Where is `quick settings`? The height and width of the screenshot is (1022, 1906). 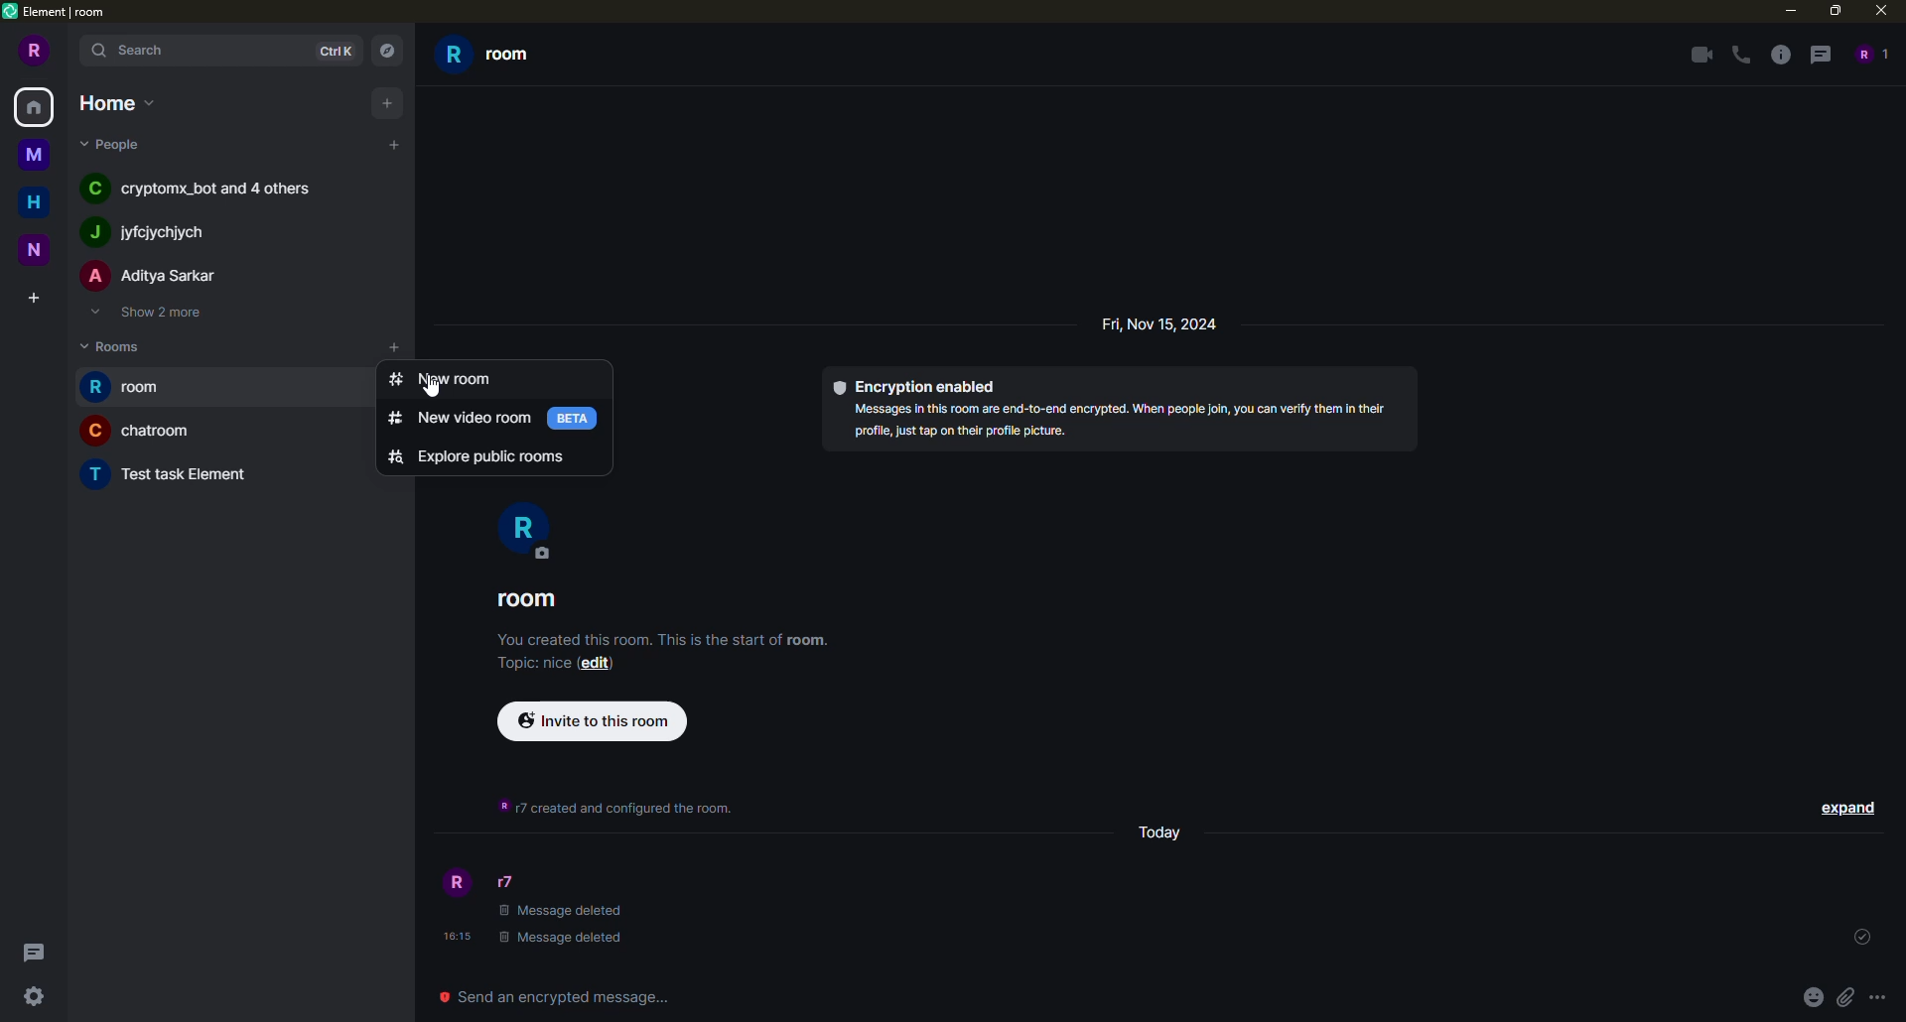 quick settings is located at coordinates (33, 997).